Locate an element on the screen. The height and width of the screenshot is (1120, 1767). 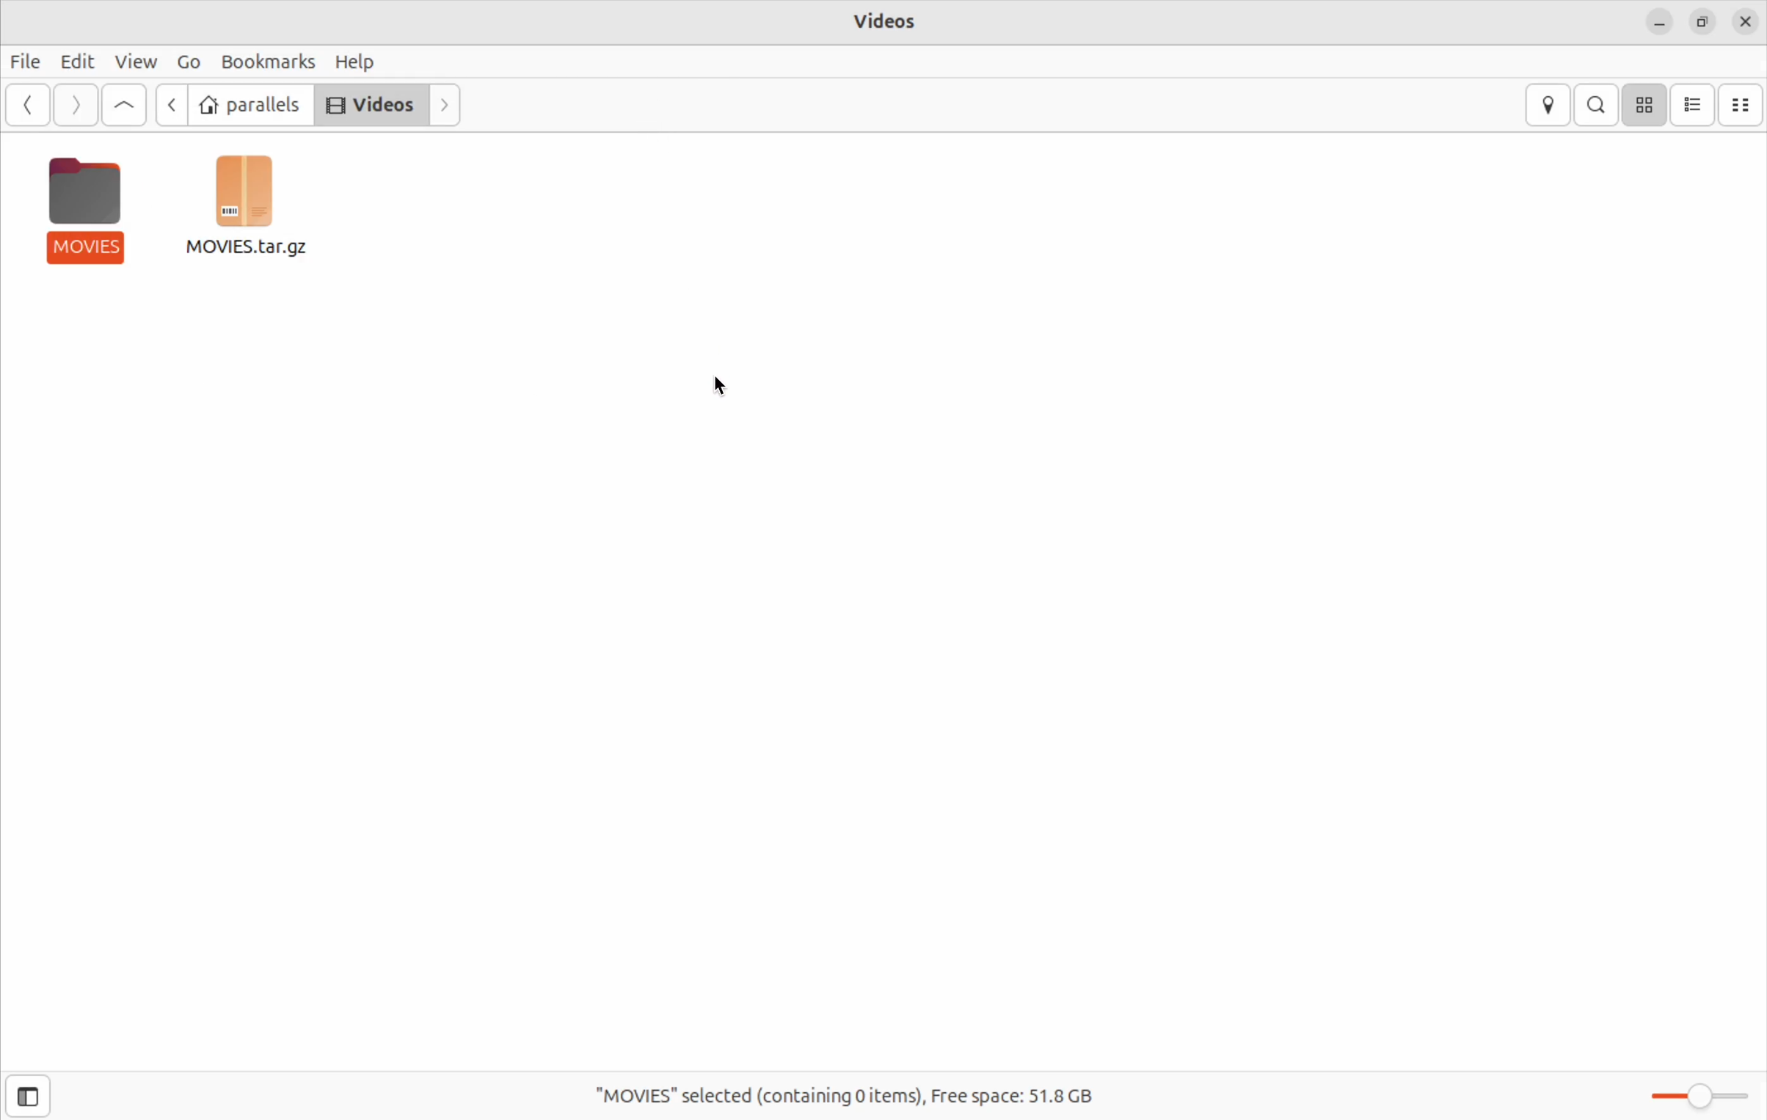
locations is located at coordinates (1550, 104).